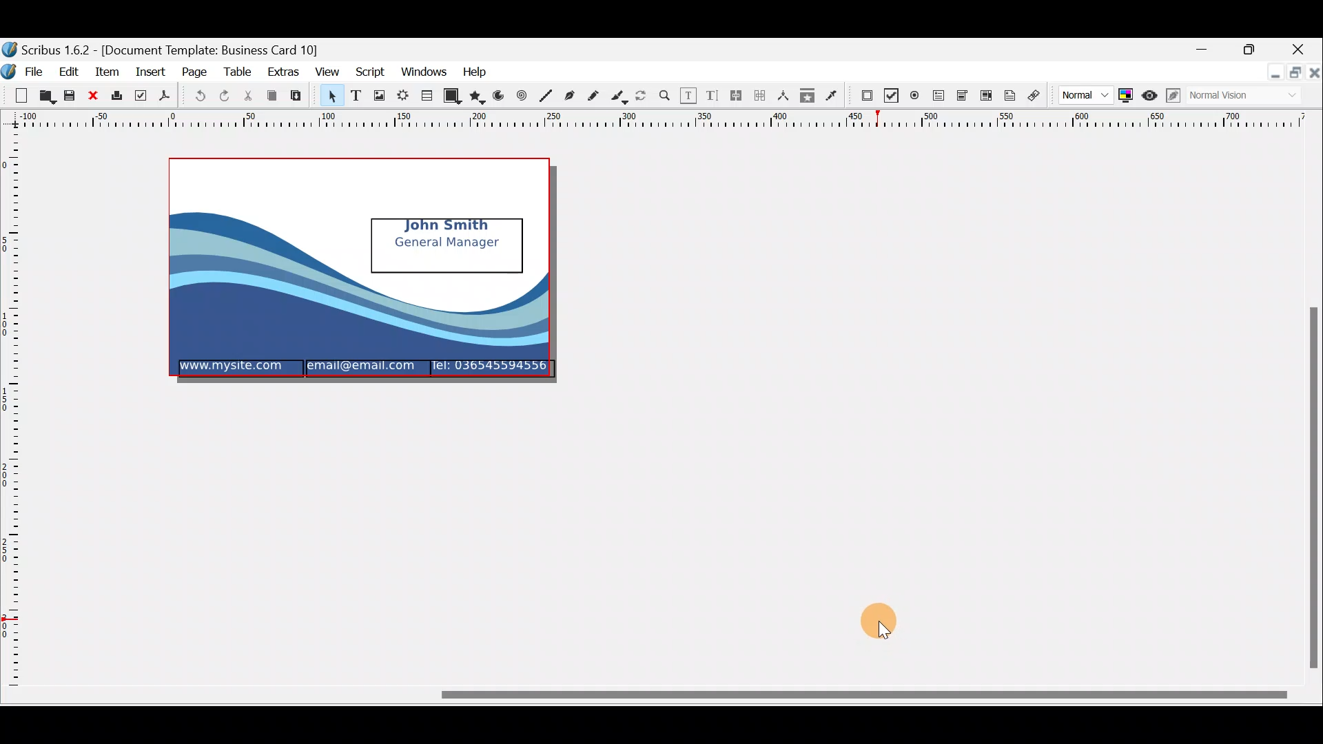 The height and width of the screenshot is (744, 1323). What do you see at coordinates (1259, 49) in the screenshot?
I see `Maximise` at bounding box center [1259, 49].